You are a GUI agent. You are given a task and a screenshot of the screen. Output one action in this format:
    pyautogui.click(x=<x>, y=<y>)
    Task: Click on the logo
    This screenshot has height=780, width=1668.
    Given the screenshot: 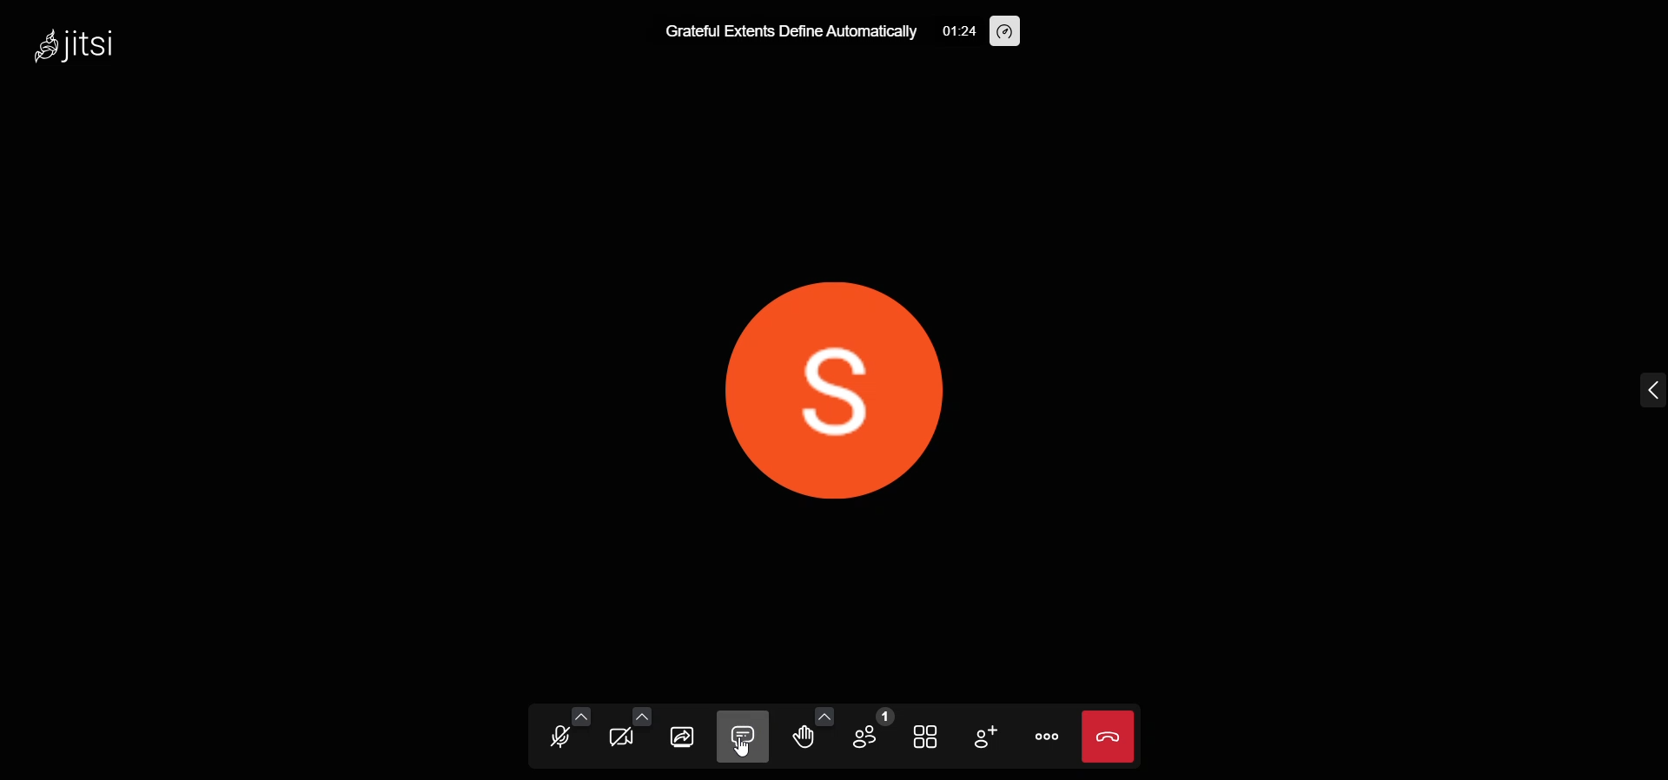 What is the action you would take?
    pyautogui.click(x=98, y=45)
    